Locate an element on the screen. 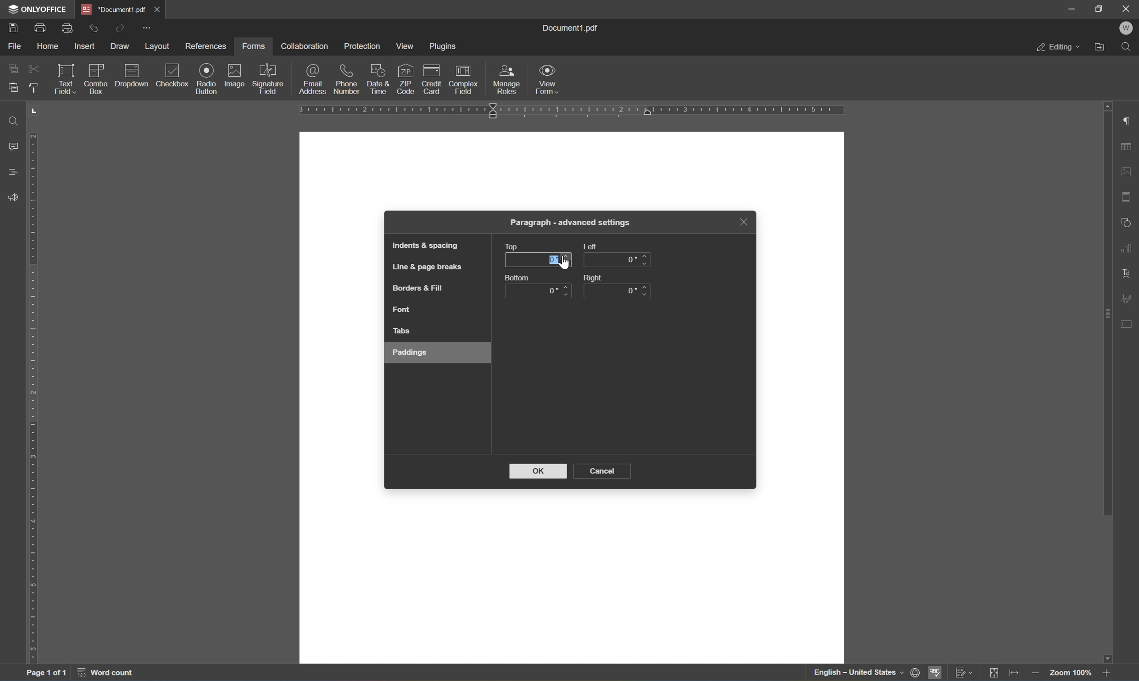 The image size is (1139, 681). undo is located at coordinates (95, 27).